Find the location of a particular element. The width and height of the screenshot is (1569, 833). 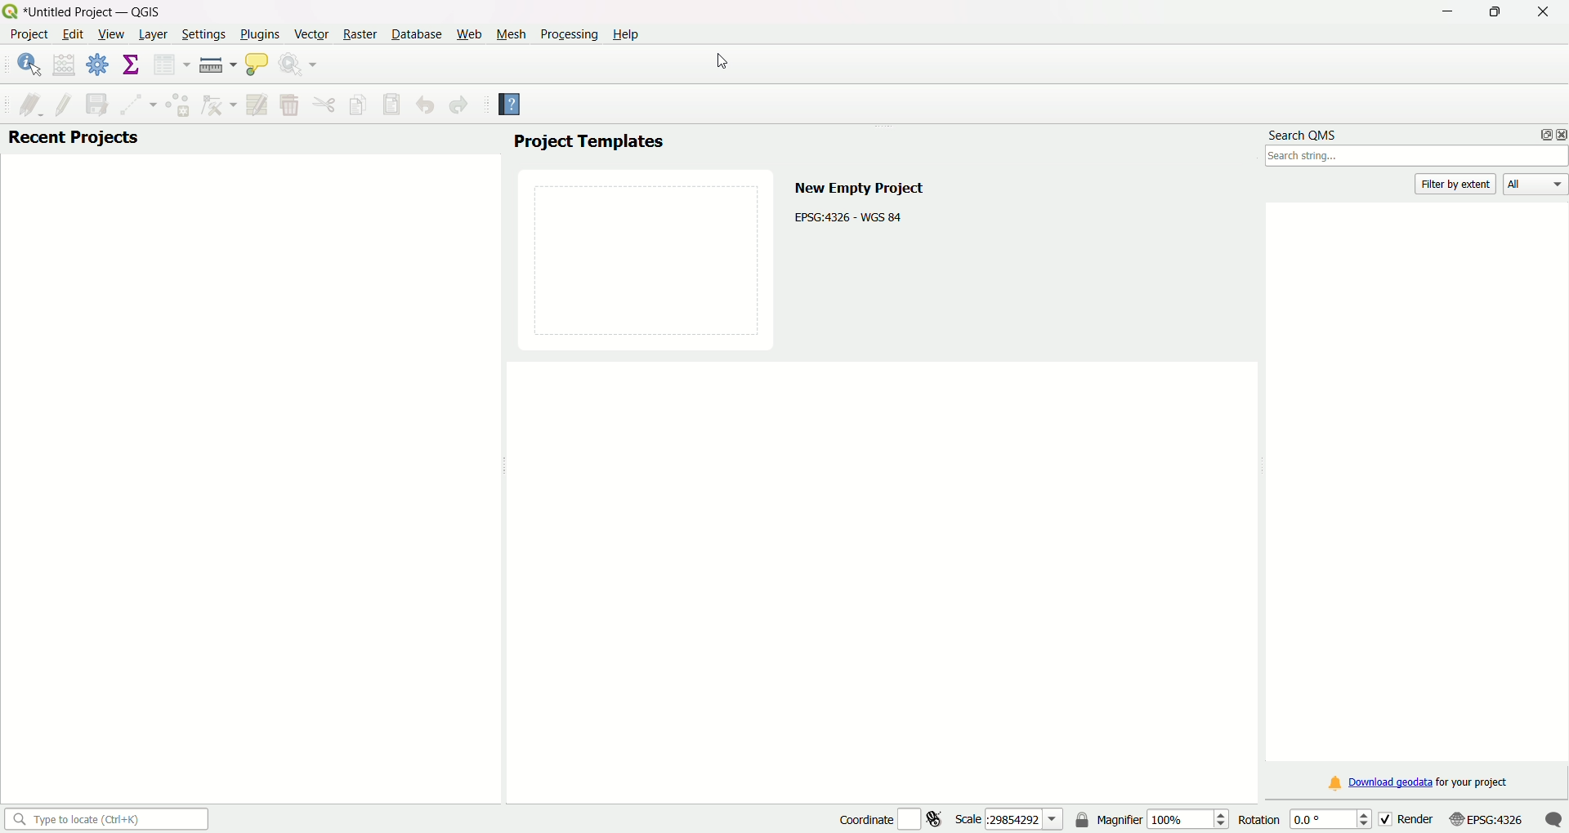

open field calculator is located at coordinates (65, 65).